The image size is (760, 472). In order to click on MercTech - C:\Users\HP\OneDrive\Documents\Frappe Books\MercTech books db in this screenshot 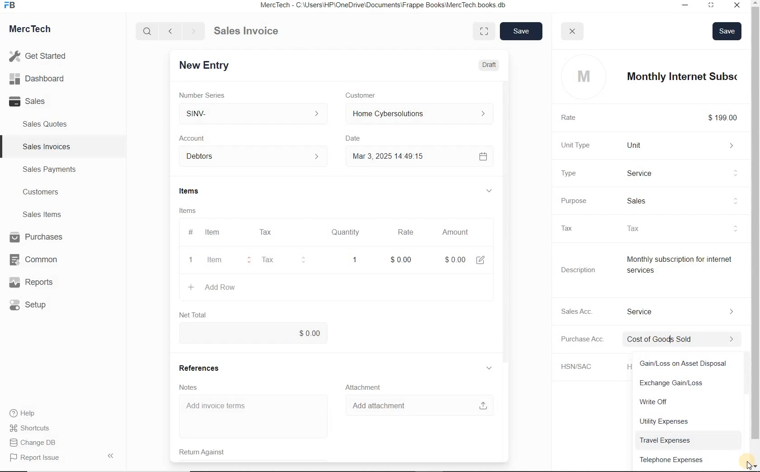, I will do `click(389, 5)`.